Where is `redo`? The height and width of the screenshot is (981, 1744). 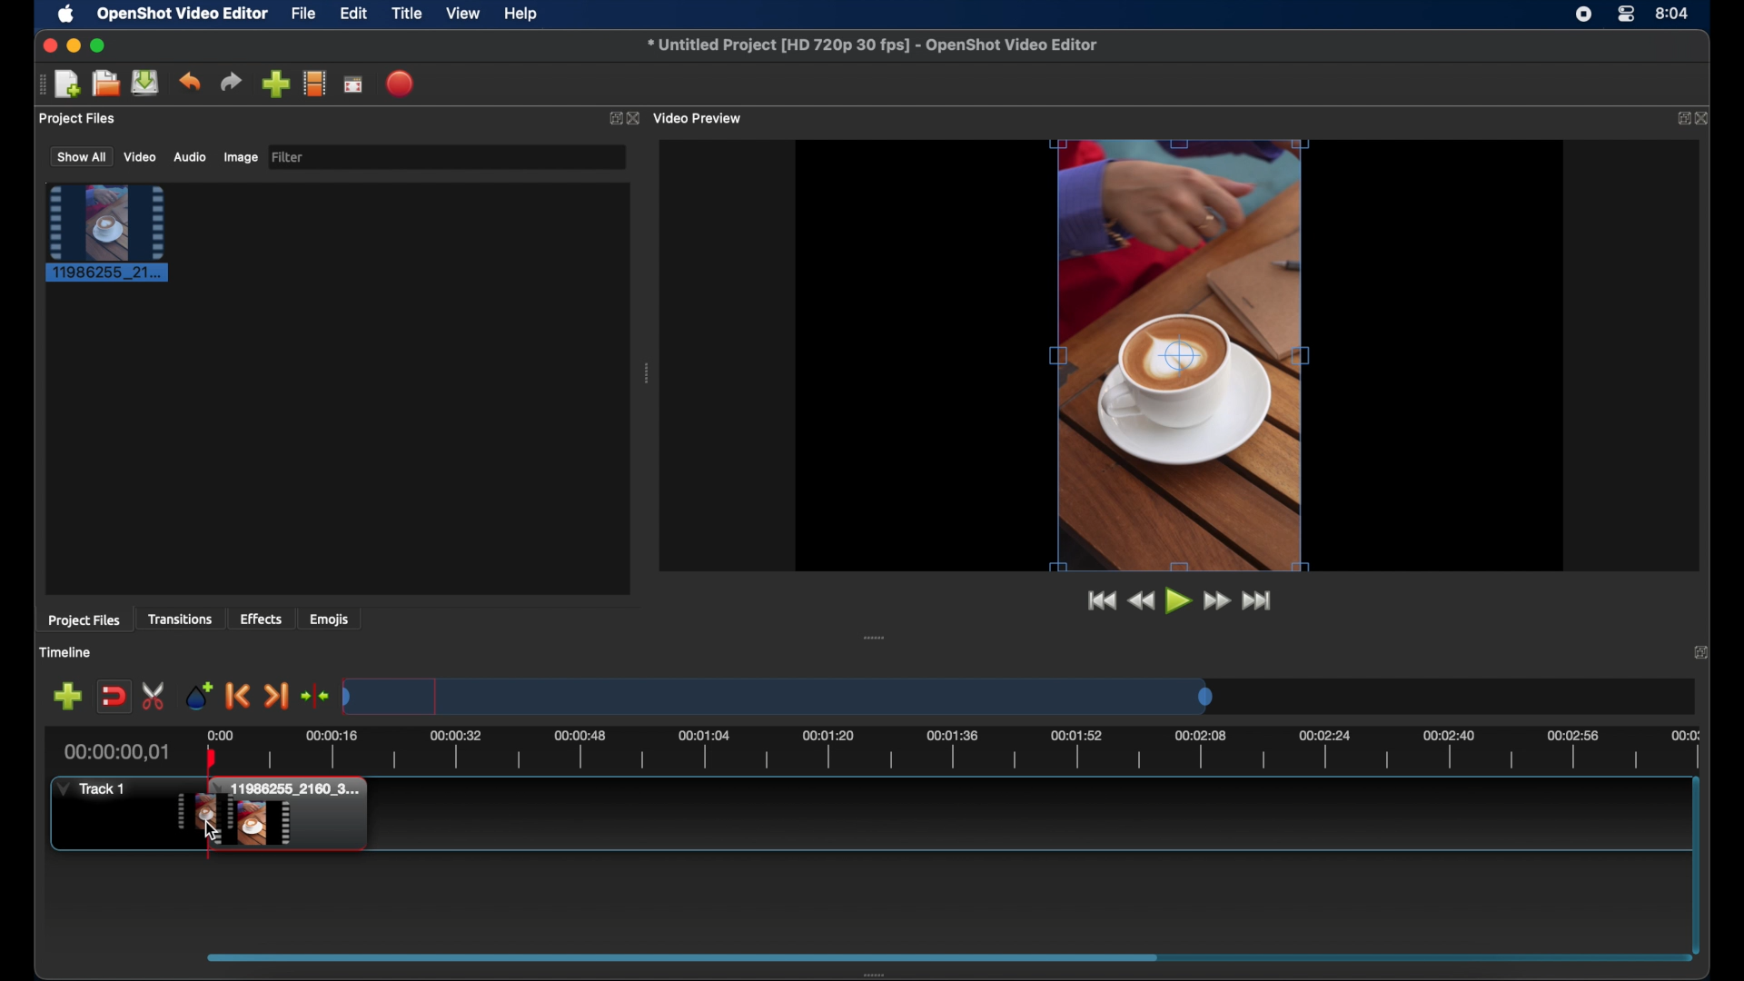 redo is located at coordinates (231, 81).